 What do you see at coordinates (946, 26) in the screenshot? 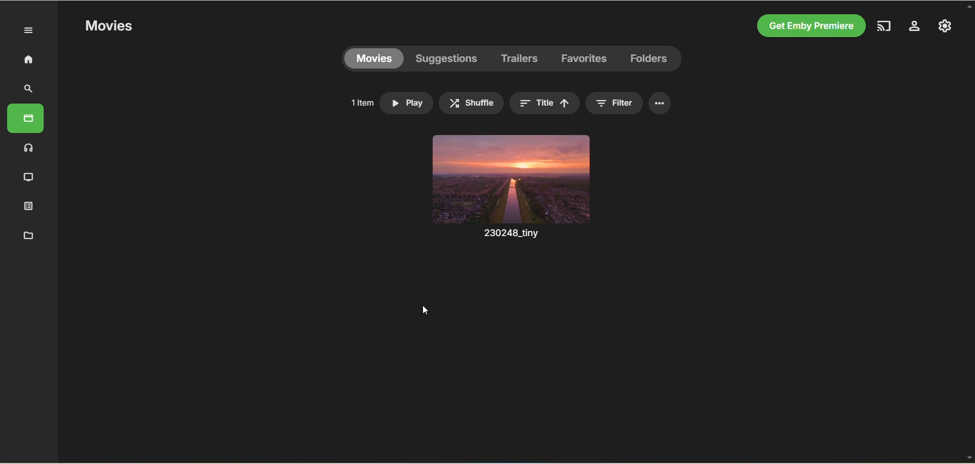
I see `settings` at bounding box center [946, 26].